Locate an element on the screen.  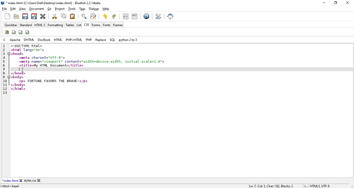
12 is located at coordinates (4, 88).